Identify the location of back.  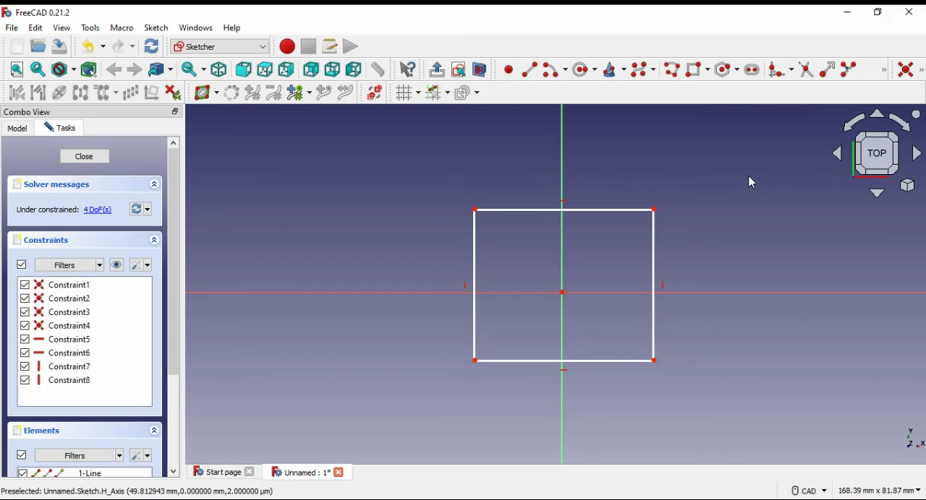
(115, 71).